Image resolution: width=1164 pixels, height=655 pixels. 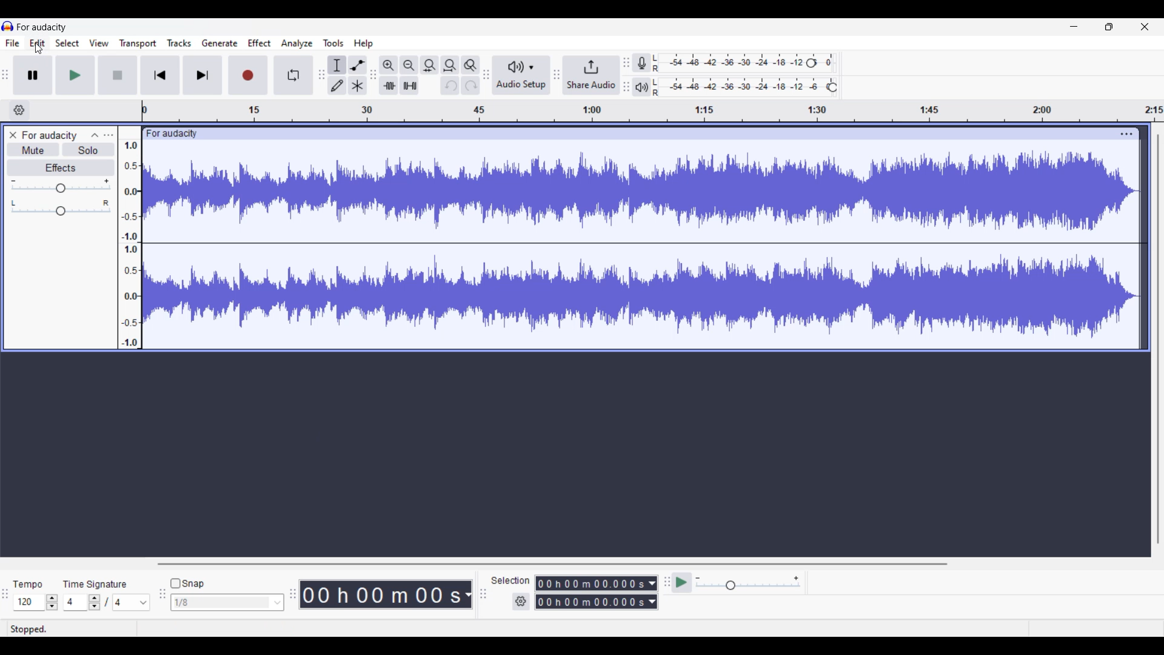 I want to click on Project name, so click(x=48, y=136).